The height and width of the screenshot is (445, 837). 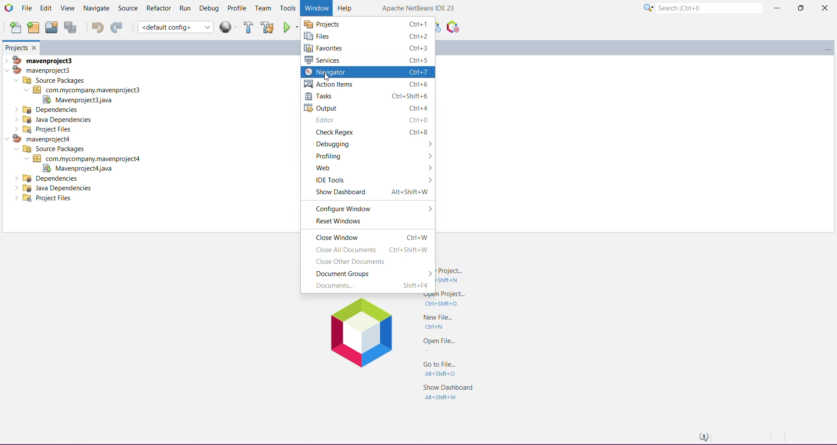 I want to click on Mavenproject4.java, so click(x=76, y=169).